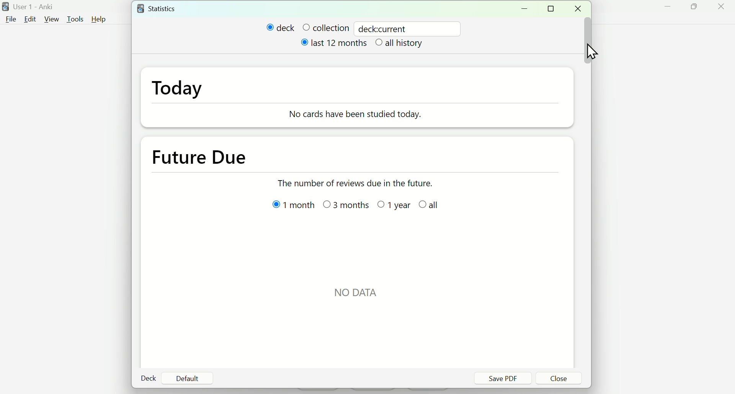 Image resolution: width=735 pixels, height=394 pixels. What do you see at coordinates (325, 28) in the screenshot?
I see `collection` at bounding box center [325, 28].